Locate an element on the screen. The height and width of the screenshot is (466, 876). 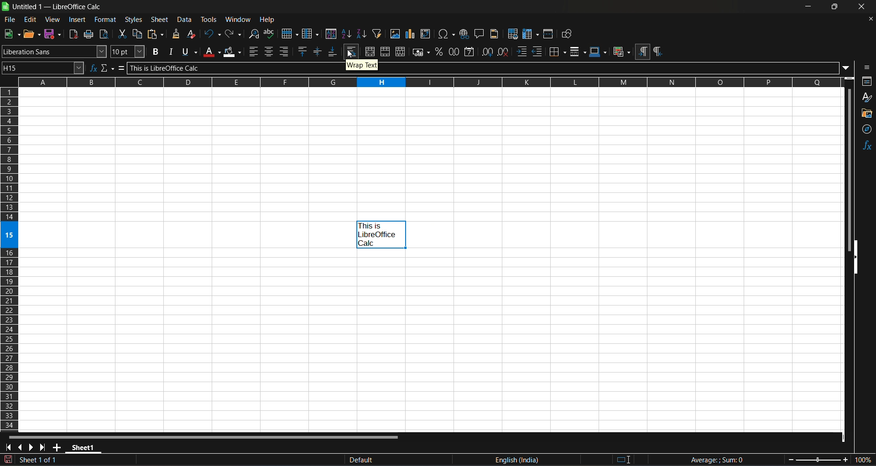
clone formatting is located at coordinates (176, 33).